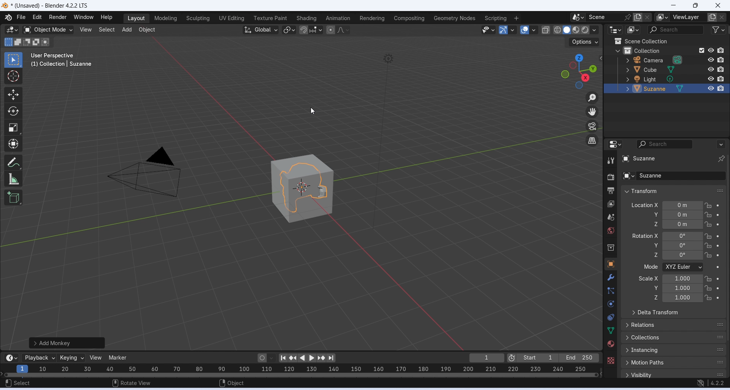 The height and width of the screenshot is (390, 730). What do you see at coordinates (615, 143) in the screenshot?
I see `editor type` at bounding box center [615, 143].